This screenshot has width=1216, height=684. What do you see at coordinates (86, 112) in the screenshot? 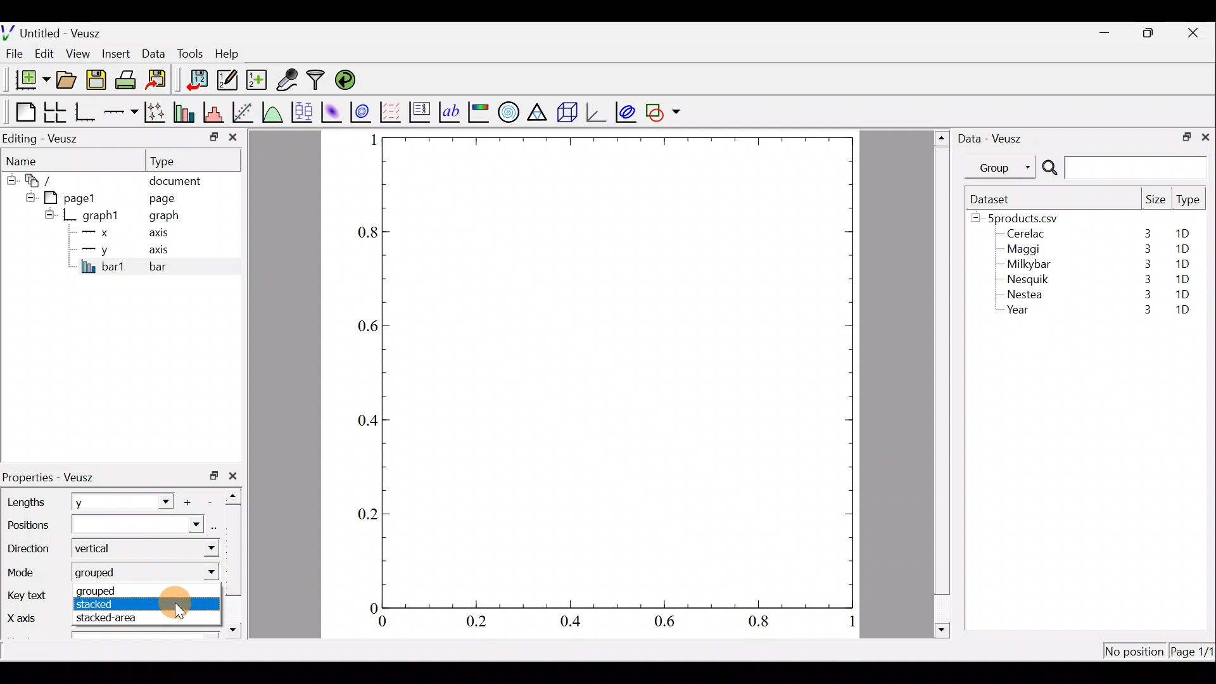
I see `Base graph` at bounding box center [86, 112].